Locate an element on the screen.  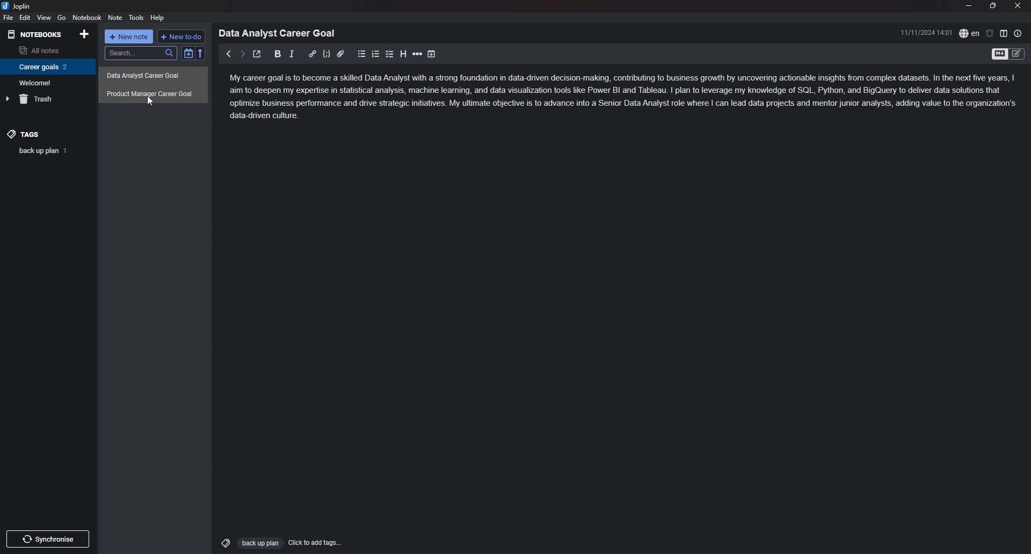
italic is located at coordinates (292, 54).